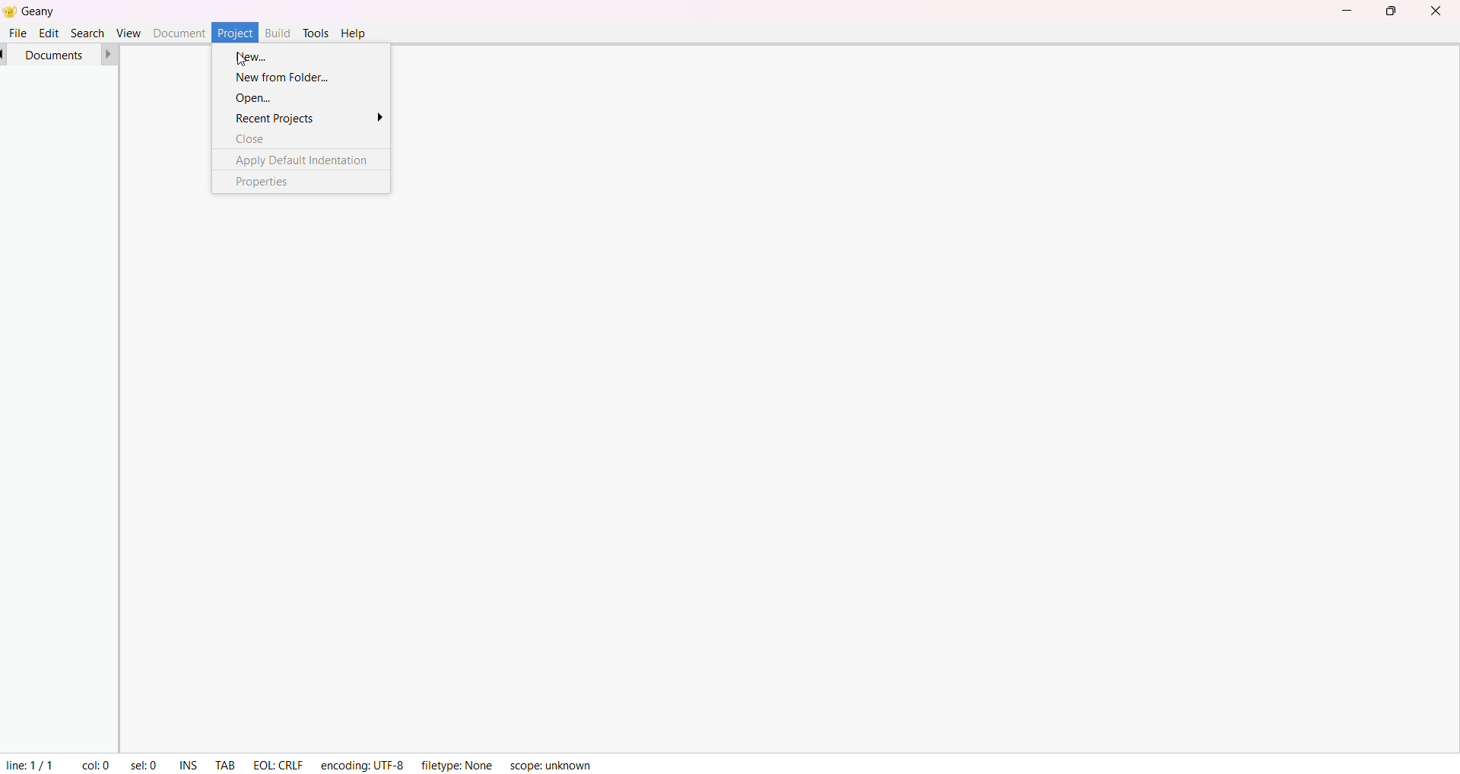 This screenshot has width=1460, height=774. Describe the element at coordinates (179, 32) in the screenshot. I see `document` at that location.